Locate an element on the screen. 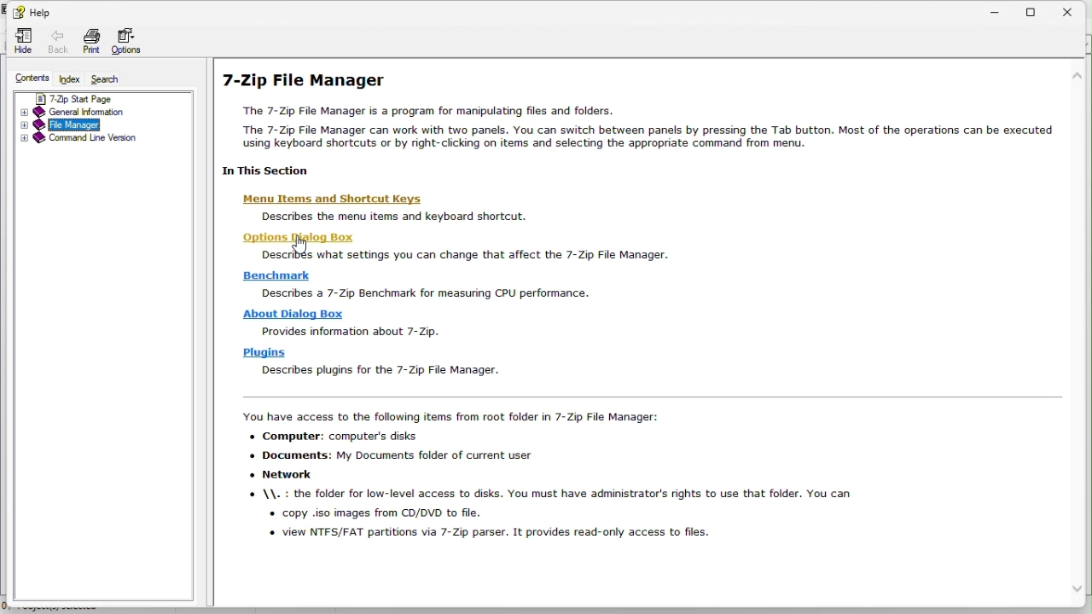  about dialog box is located at coordinates (294, 315).